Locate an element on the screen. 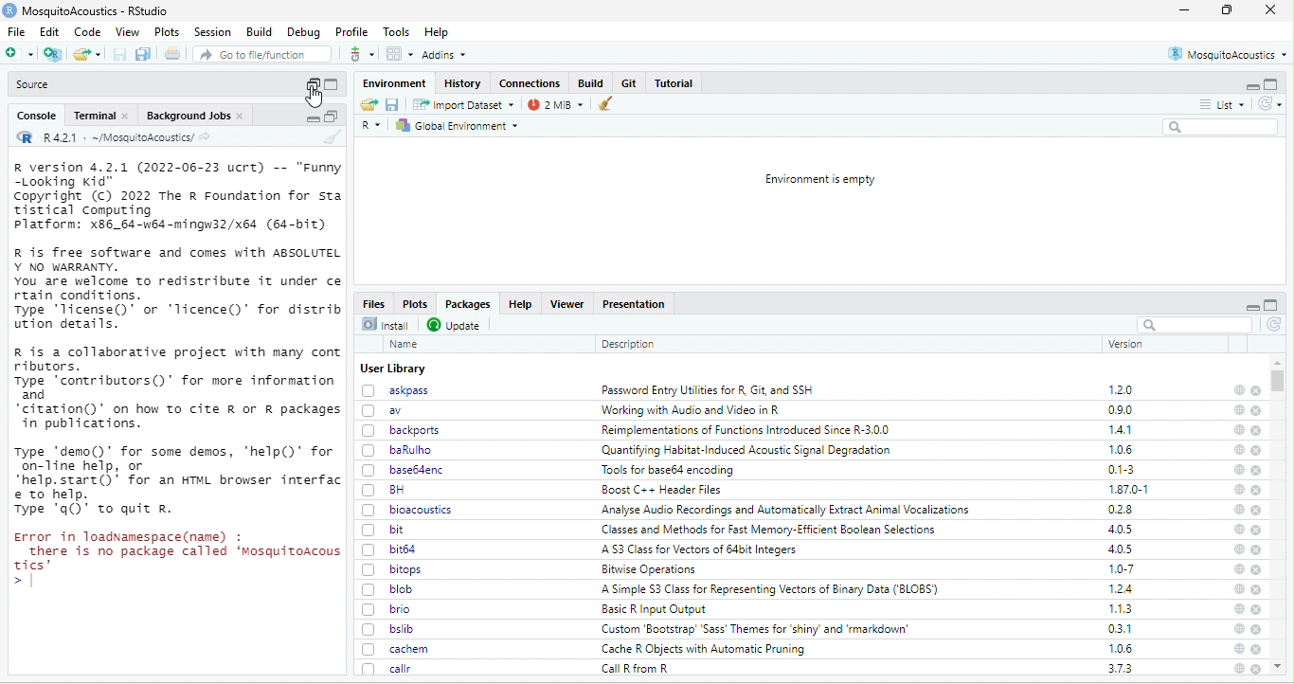  help is located at coordinates (1240, 389).